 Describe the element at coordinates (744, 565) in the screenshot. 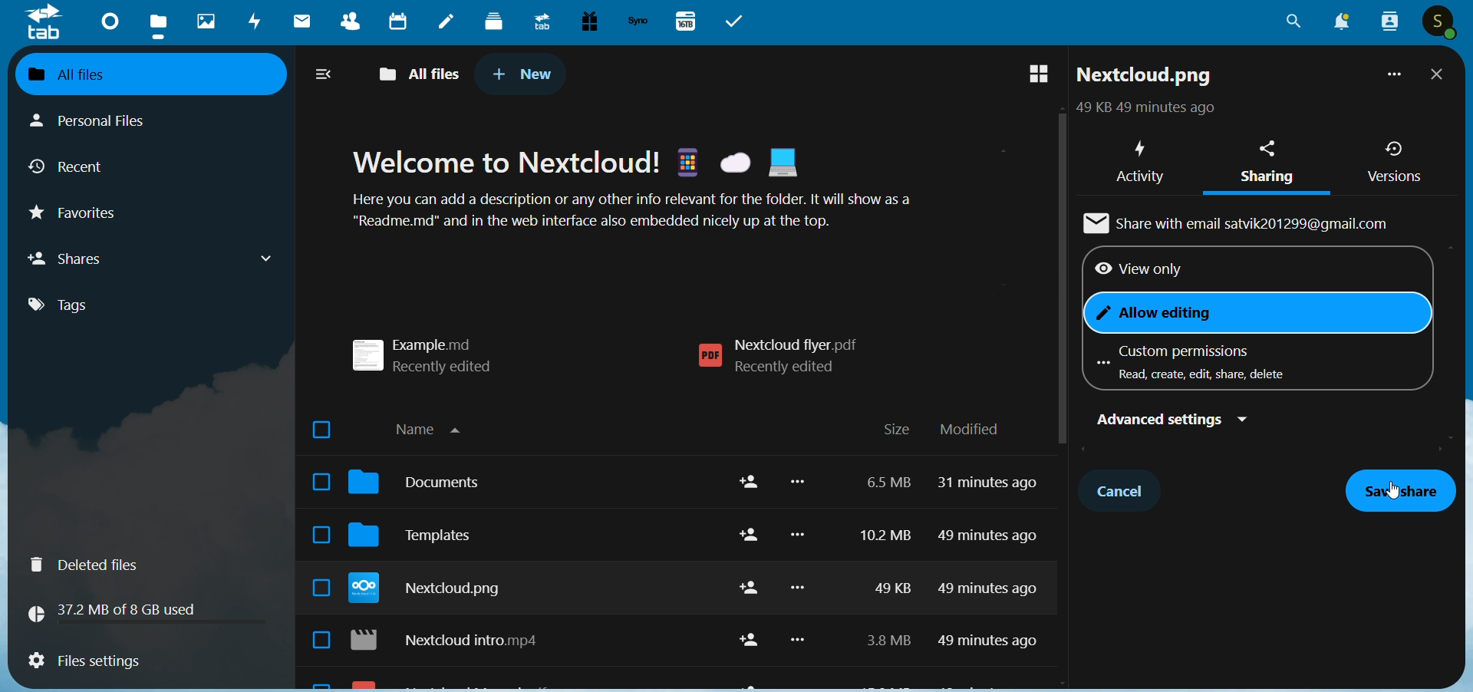

I see `share` at that location.